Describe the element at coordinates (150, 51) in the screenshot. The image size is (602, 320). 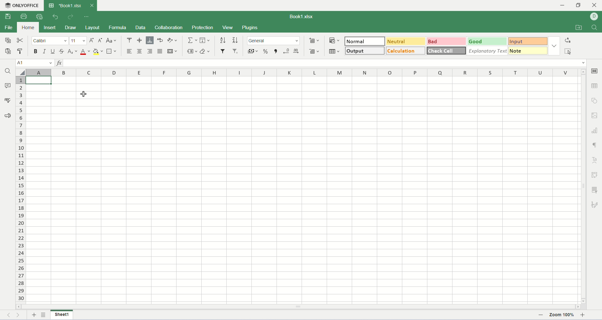
I see `align right` at that location.